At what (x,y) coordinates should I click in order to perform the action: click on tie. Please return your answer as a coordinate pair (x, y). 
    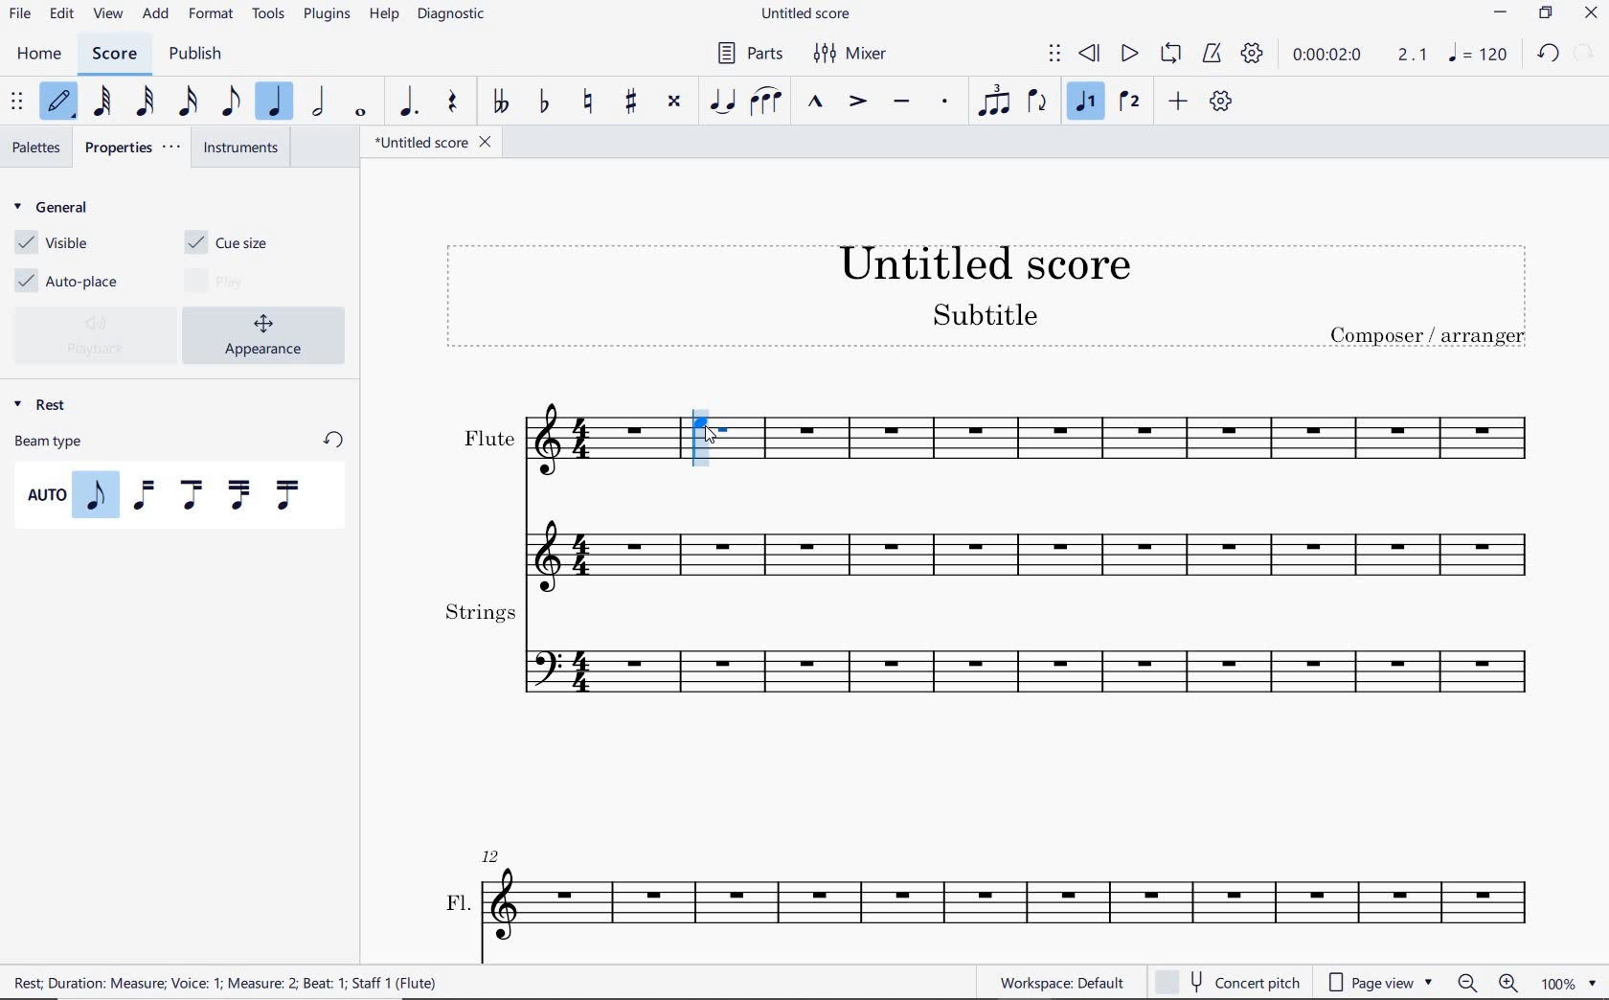
    Looking at the image, I should click on (722, 101).